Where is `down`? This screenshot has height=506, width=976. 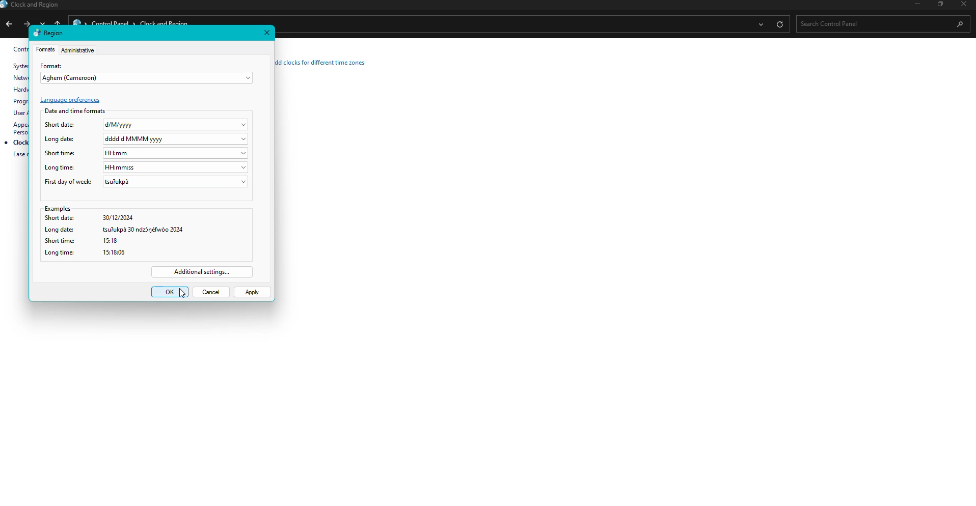 down is located at coordinates (44, 22).